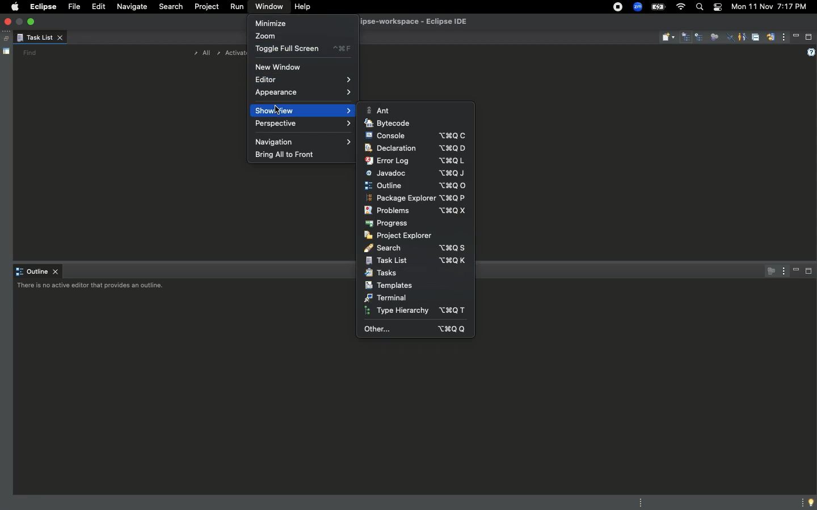 This screenshot has width=817, height=510. I want to click on There is no active editor, so click(92, 287).